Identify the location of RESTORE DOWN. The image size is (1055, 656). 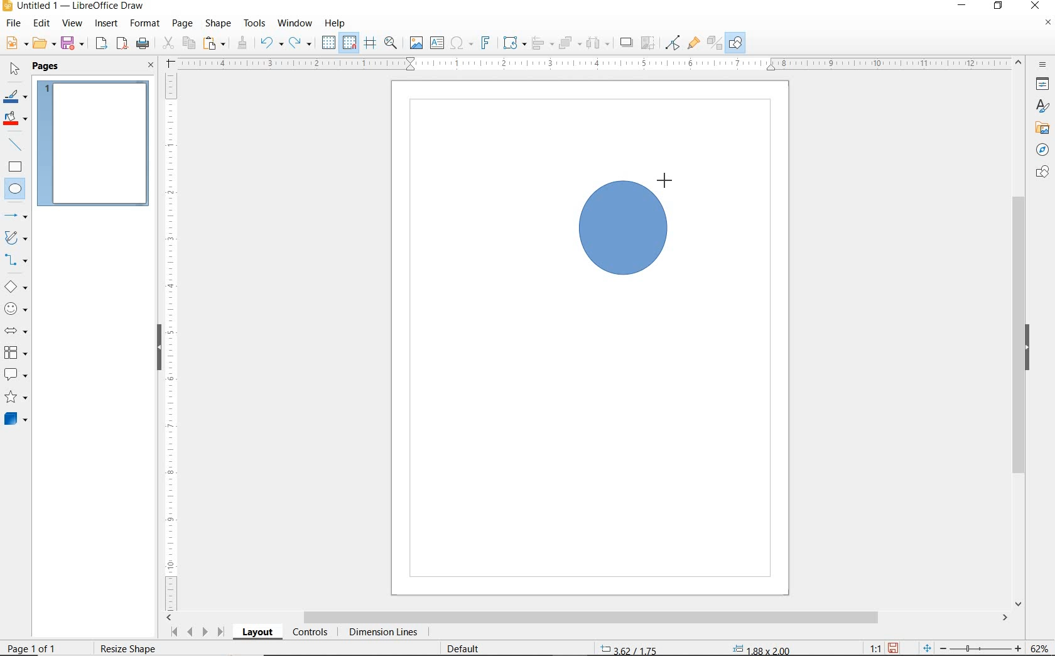
(998, 6).